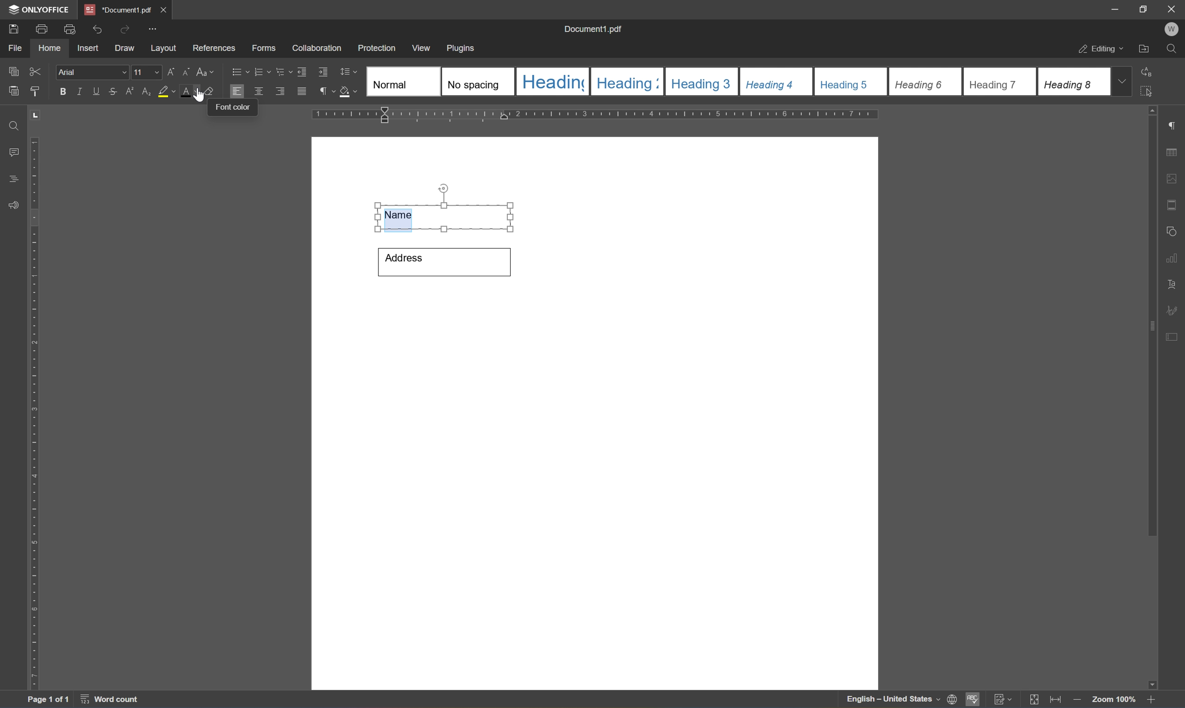 The height and width of the screenshot is (708, 1185). Describe the element at coordinates (213, 48) in the screenshot. I see `references` at that location.